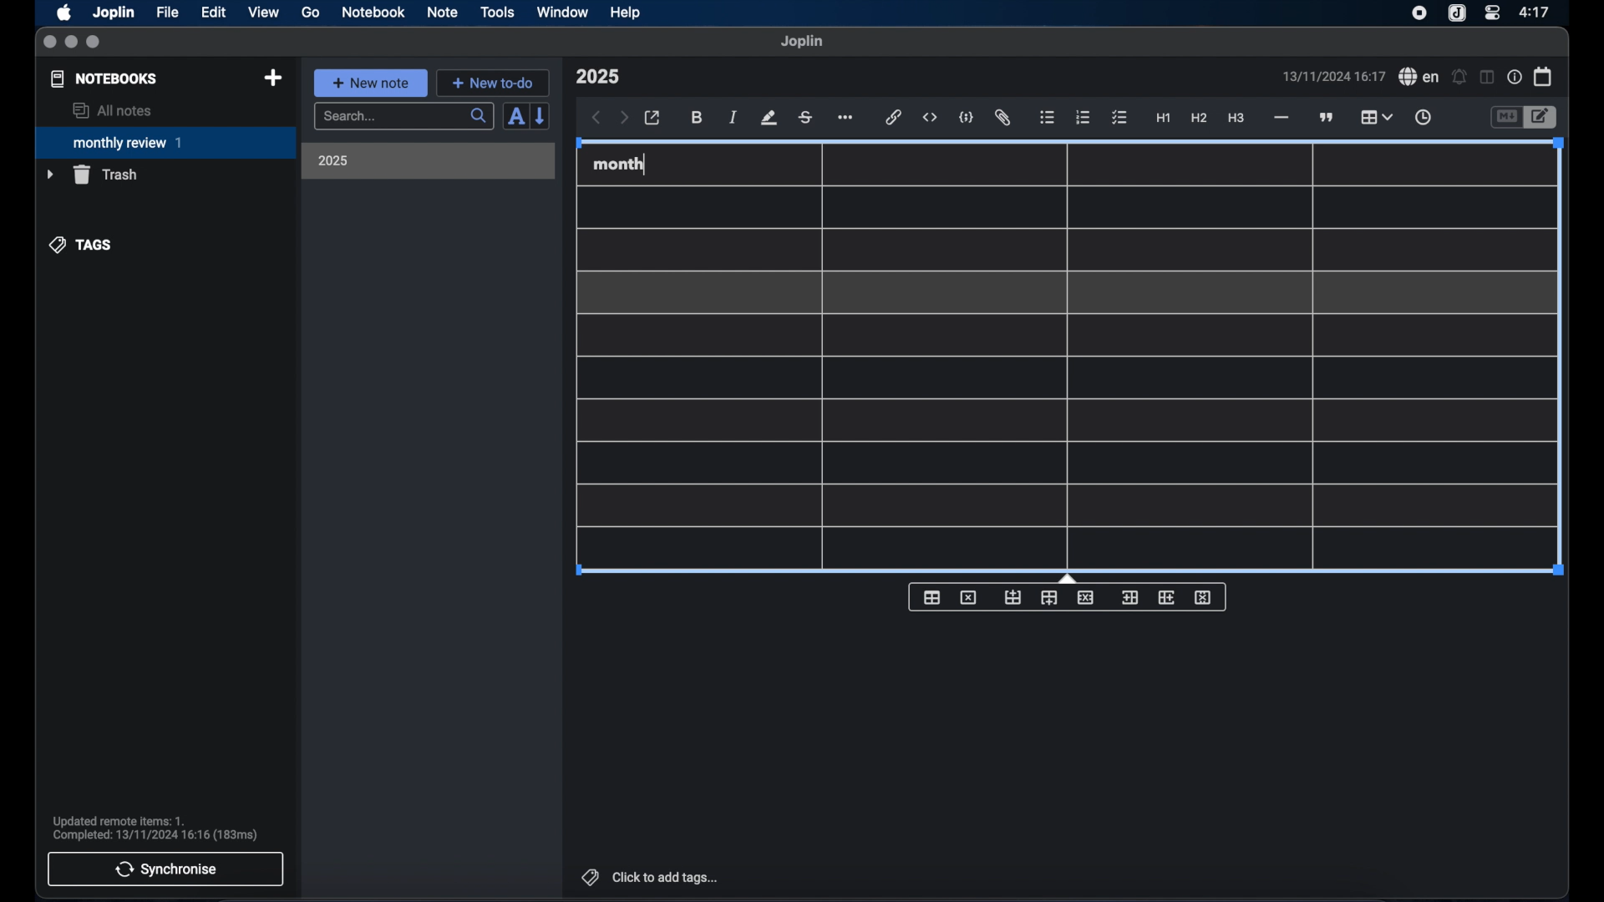 This screenshot has width=1604, height=902. Describe the element at coordinates (49, 43) in the screenshot. I see `close` at that location.